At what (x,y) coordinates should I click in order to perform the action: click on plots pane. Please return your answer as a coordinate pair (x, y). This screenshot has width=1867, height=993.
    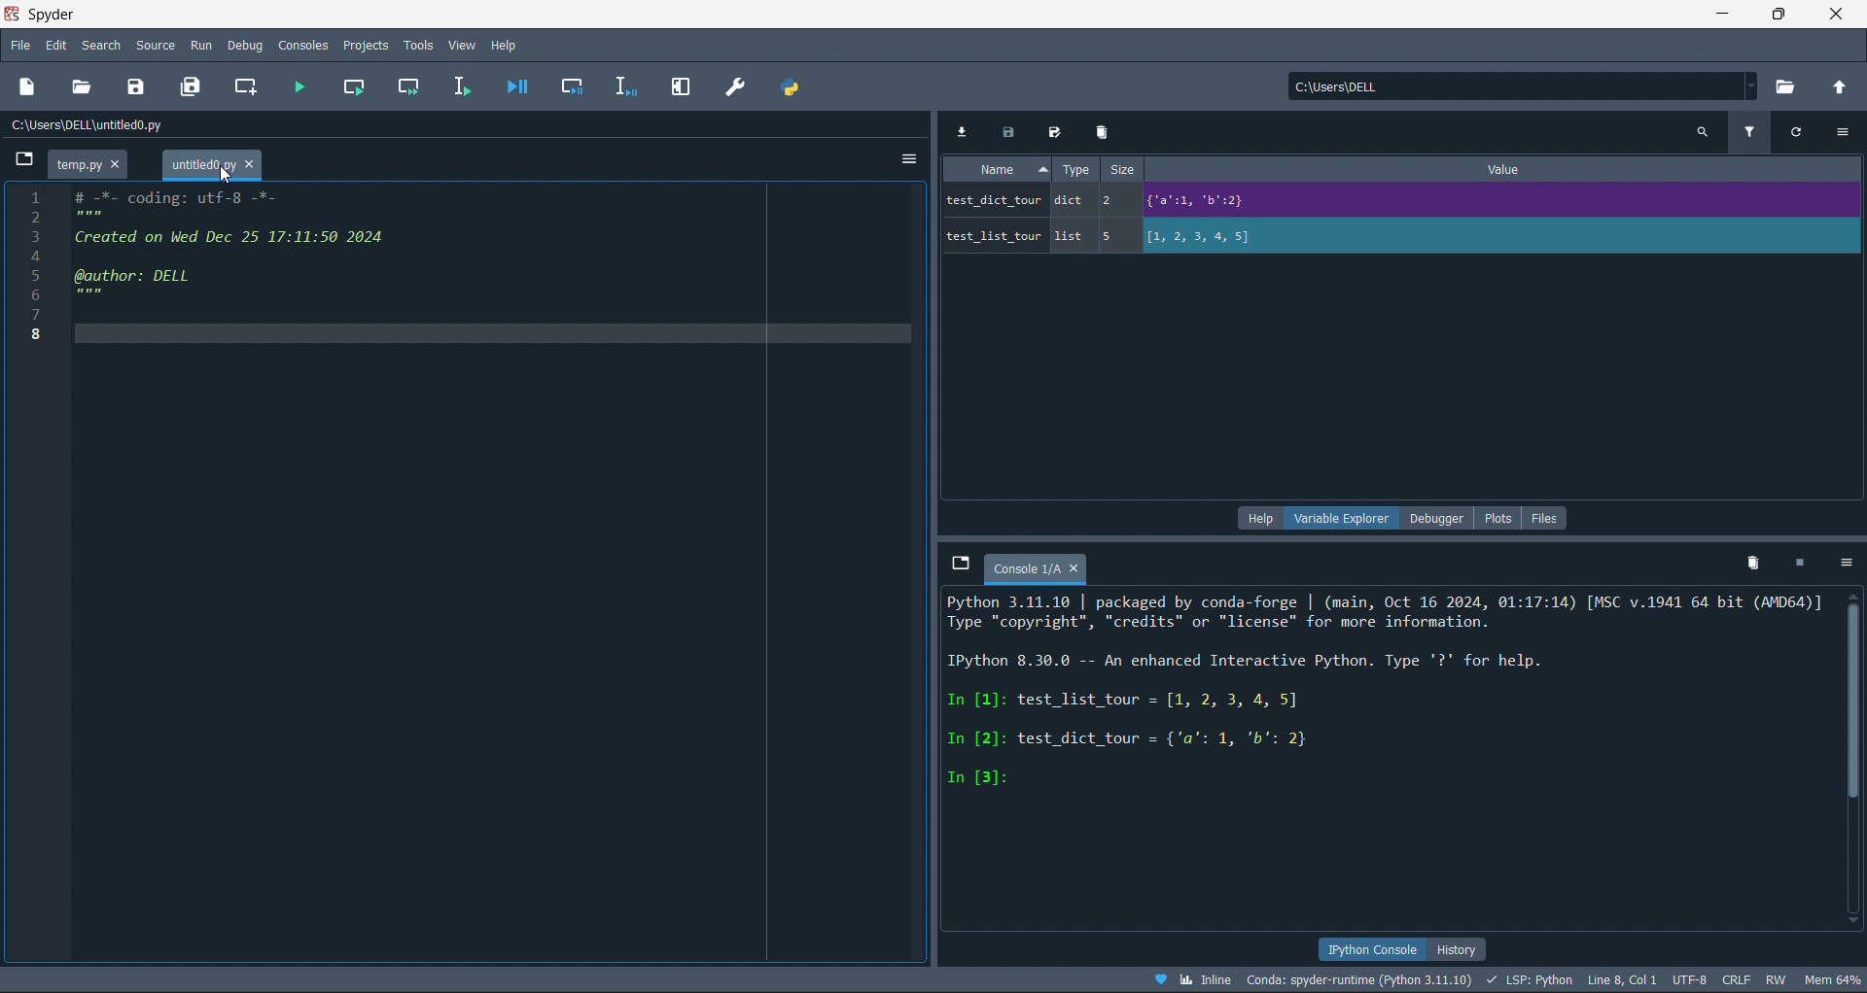
    Looking at the image, I should click on (1501, 518).